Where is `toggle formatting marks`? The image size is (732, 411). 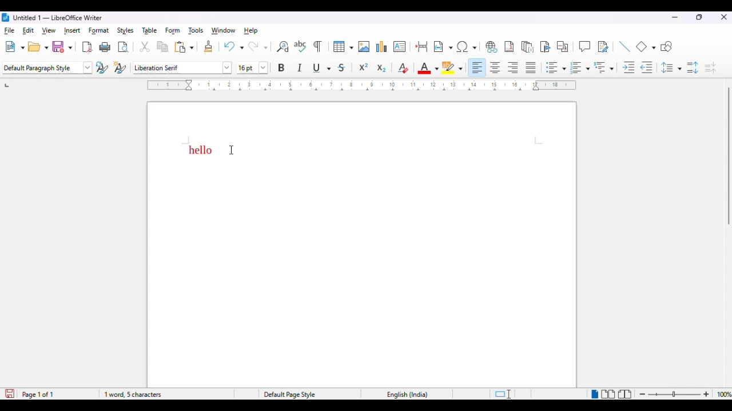 toggle formatting marks is located at coordinates (317, 46).